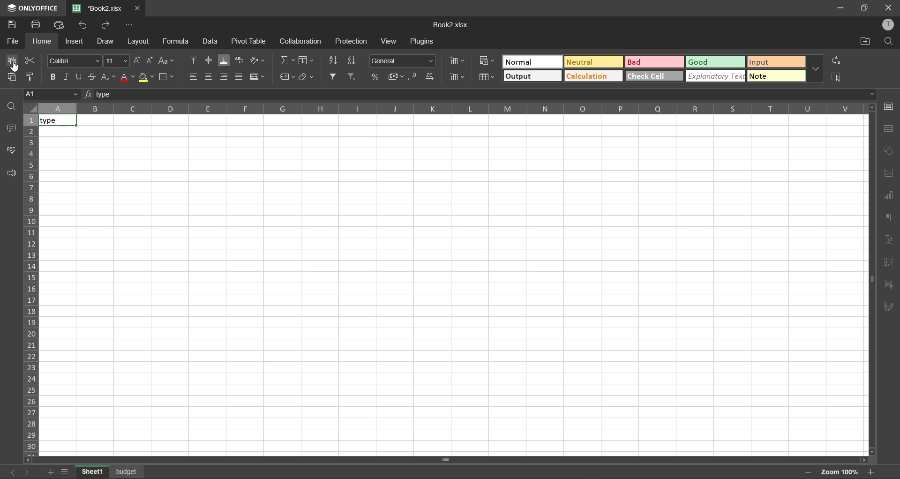  What do you see at coordinates (129, 26) in the screenshot?
I see `customize quick access toolbar` at bounding box center [129, 26].